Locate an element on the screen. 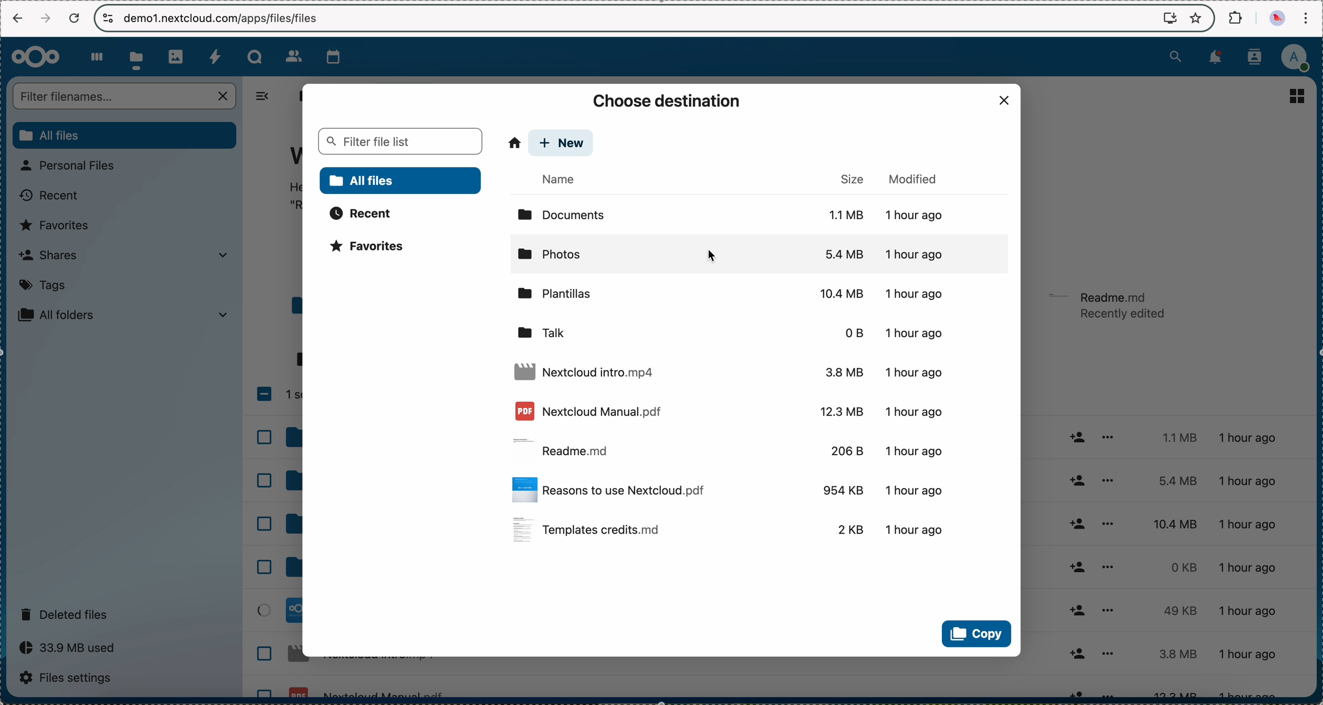  different sizes is located at coordinates (1169, 563).